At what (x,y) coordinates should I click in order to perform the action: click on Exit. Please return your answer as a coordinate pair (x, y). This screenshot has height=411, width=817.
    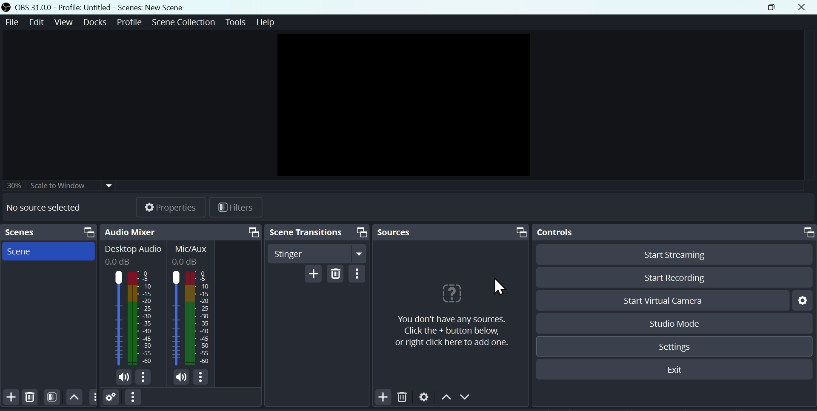
    Looking at the image, I should click on (674, 370).